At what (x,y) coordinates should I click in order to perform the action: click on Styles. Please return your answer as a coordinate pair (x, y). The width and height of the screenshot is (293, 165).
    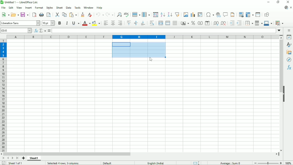
    Looking at the image, I should click on (49, 8).